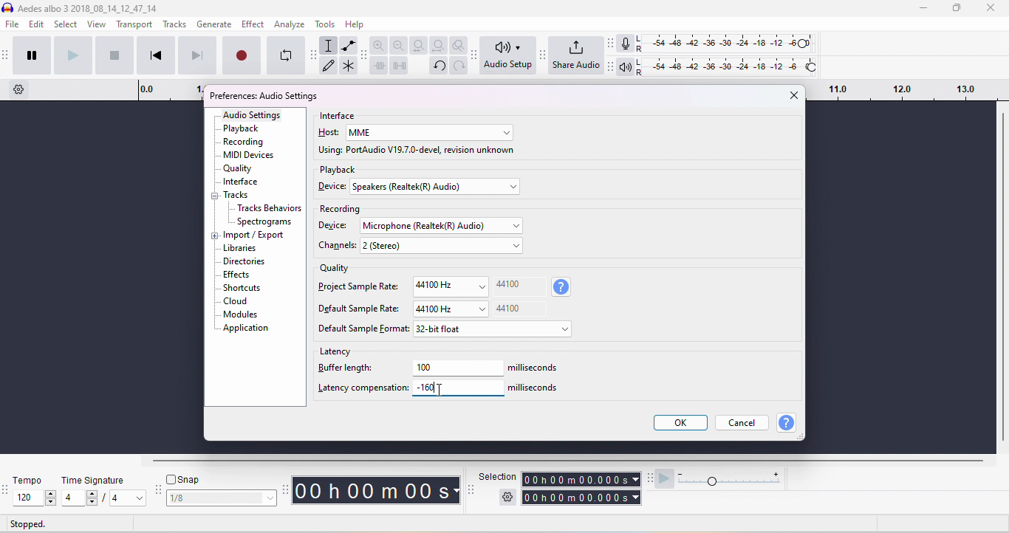 This screenshot has width=1009, height=533. Describe the element at coordinates (238, 275) in the screenshot. I see `effects` at that location.